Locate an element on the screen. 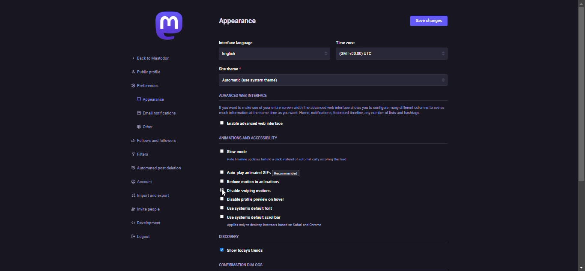  preferences is located at coordinates (149, 85).